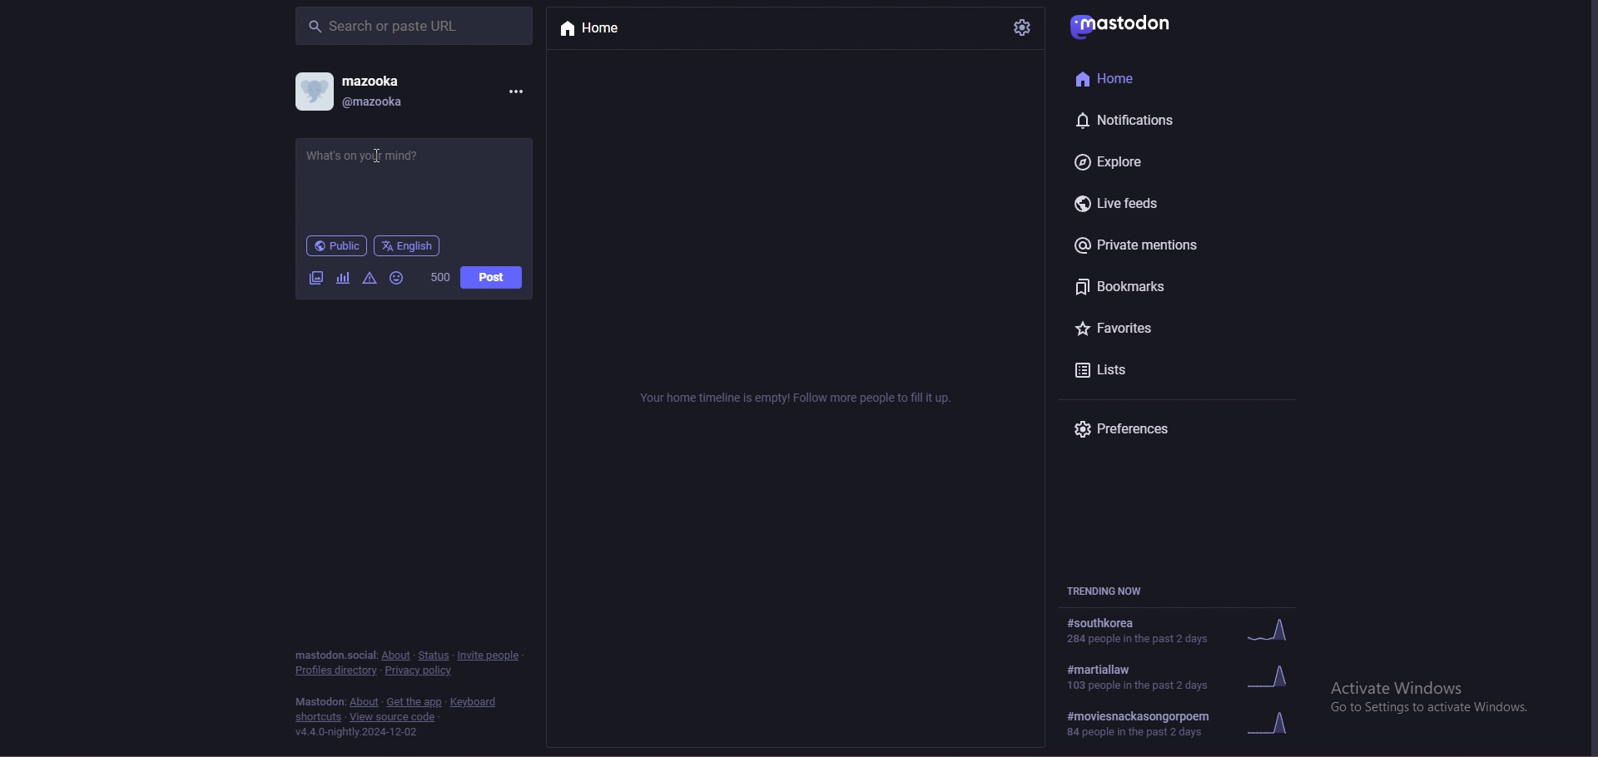 Image resolution: width=1598 pixels, height=757 pixels. I want to click on Your home timeline is empty! Follow more people to fill it up., so click(782, 401).